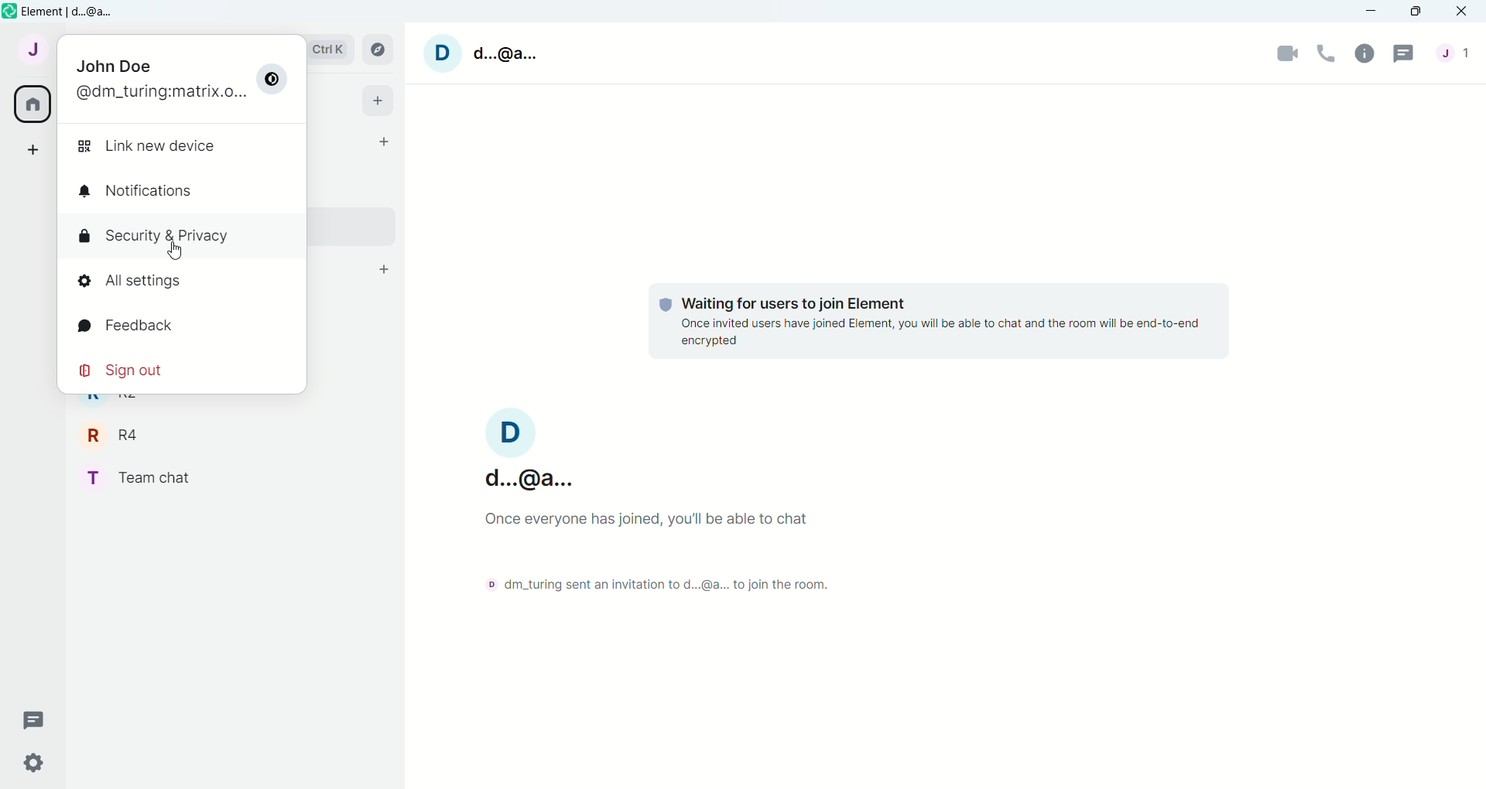 Image resolution: width=1486 pixels, height=789 pixels. I want to click on d..@a..., so click(507, 53).